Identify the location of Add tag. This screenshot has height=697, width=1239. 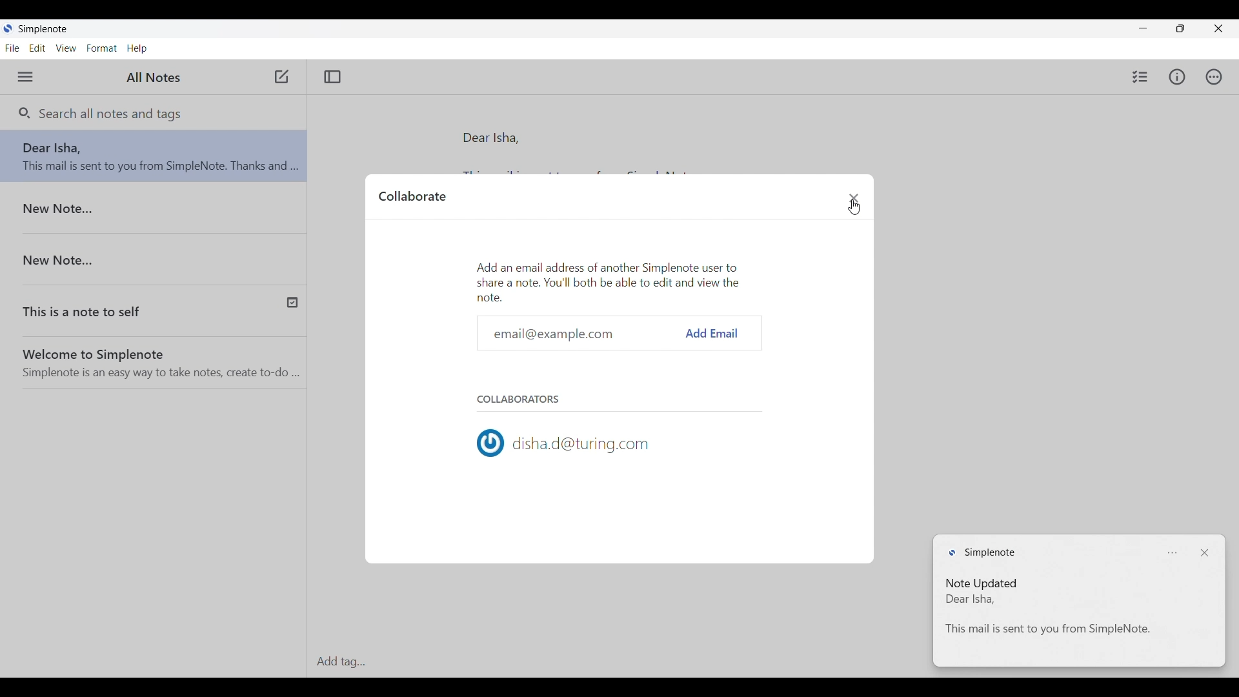
(618, 662).